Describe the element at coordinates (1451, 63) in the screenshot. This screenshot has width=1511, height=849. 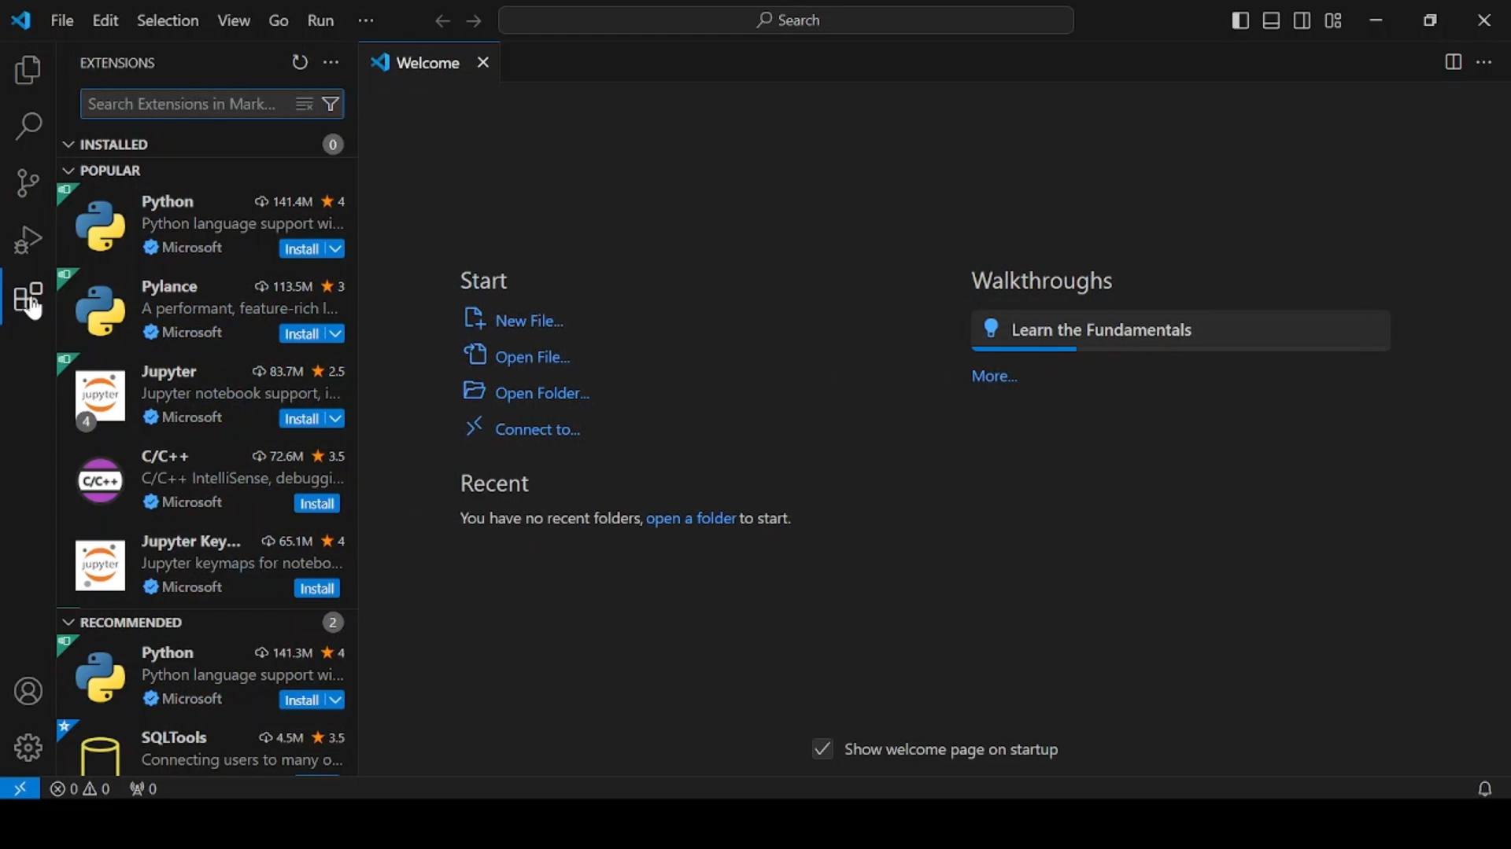
I see `split editor right split editor down` at that location.